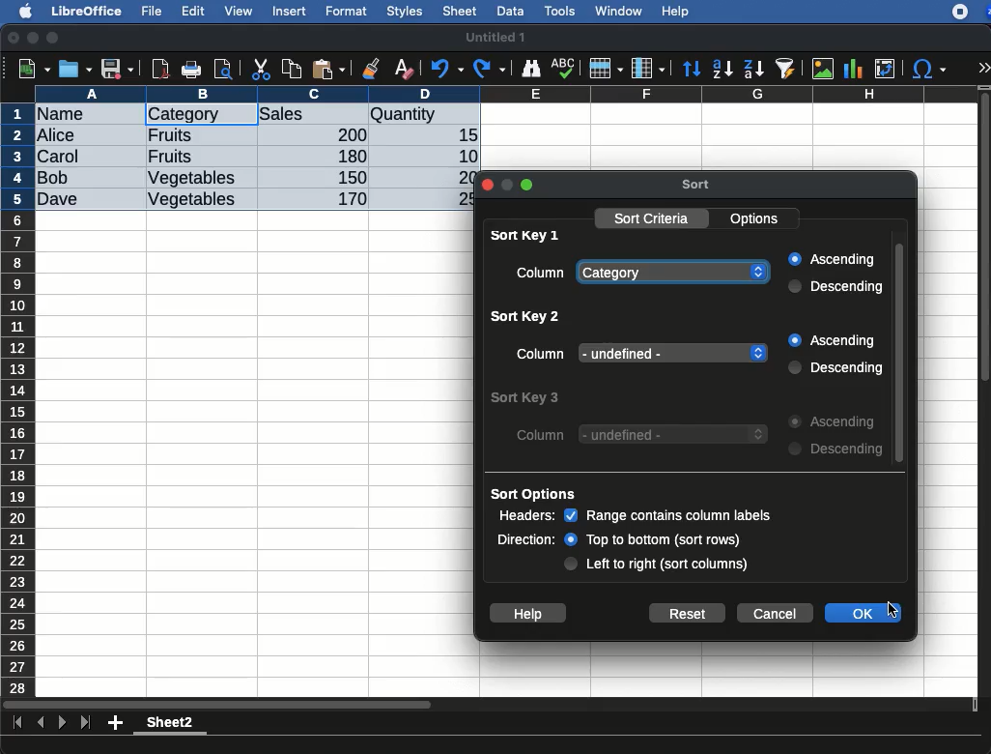 The image size is (991, 754). What do you see at coordinates (30, 68) in the screenshot?
I see `new` at bounding box center [30, 68].